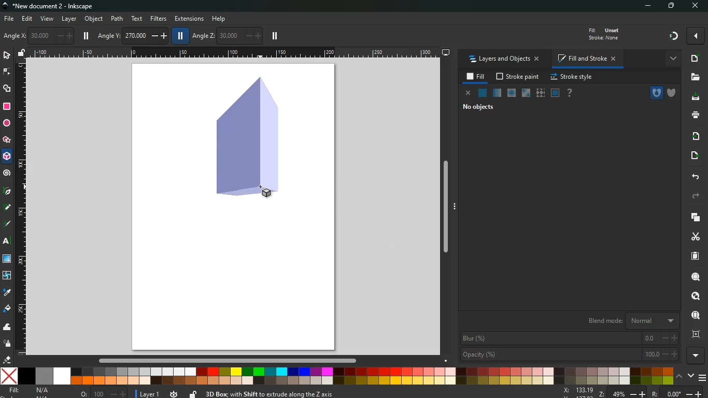  I want to click on shield, so click(673, 93).